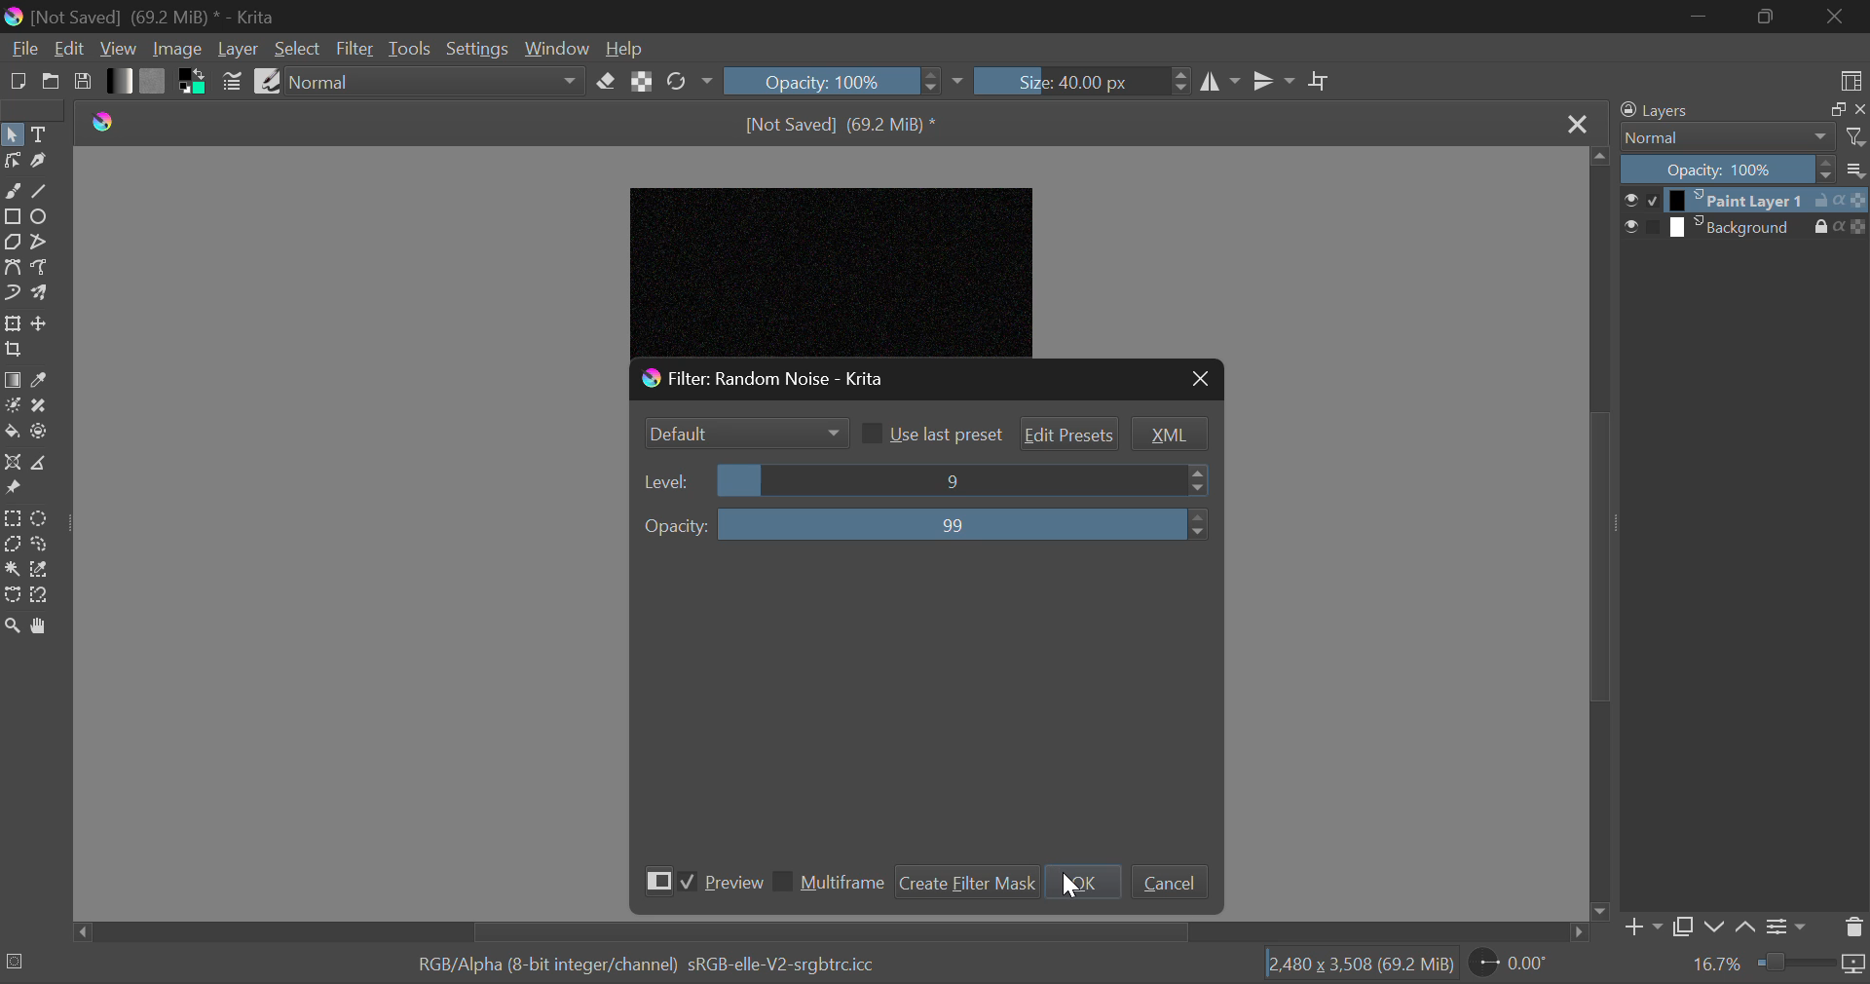 The image size is (1870, 984). I want to click on checkbox, so click(1651, 226).